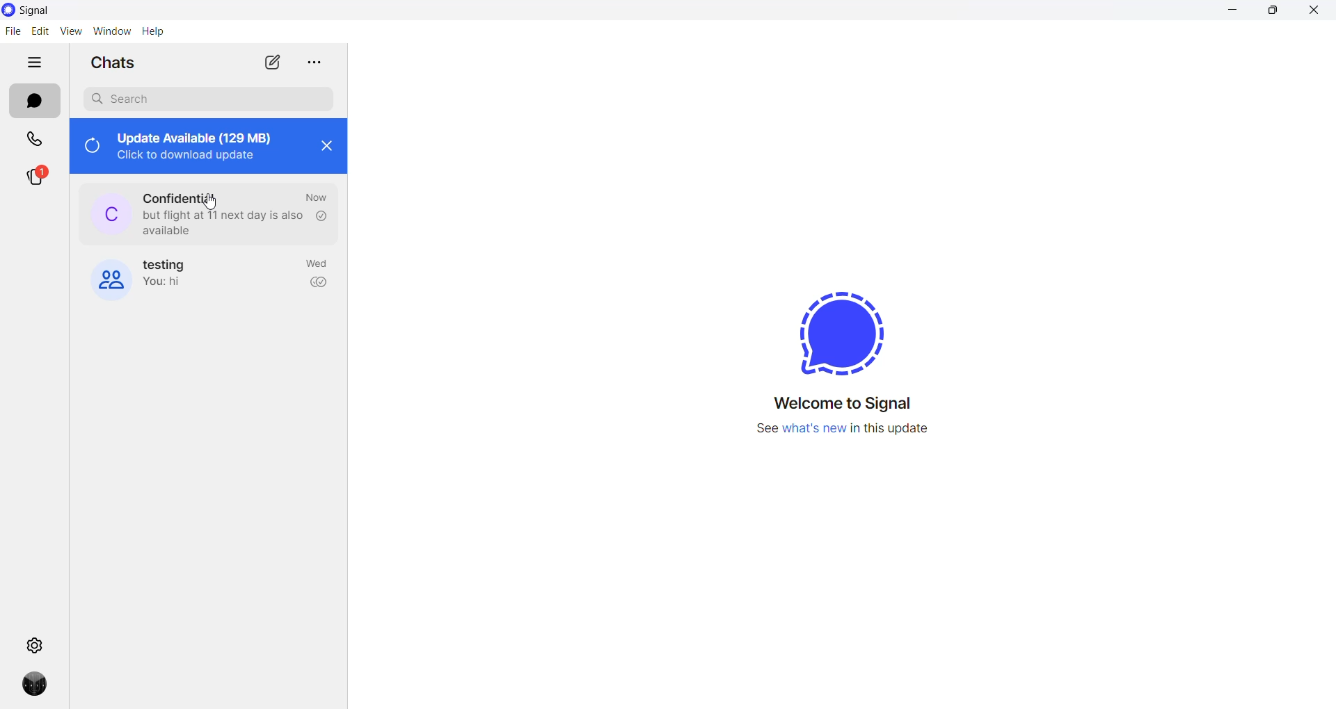  Describe the element at coordinates (1273, 12) in the screenshot. I see `maximize` at that location.